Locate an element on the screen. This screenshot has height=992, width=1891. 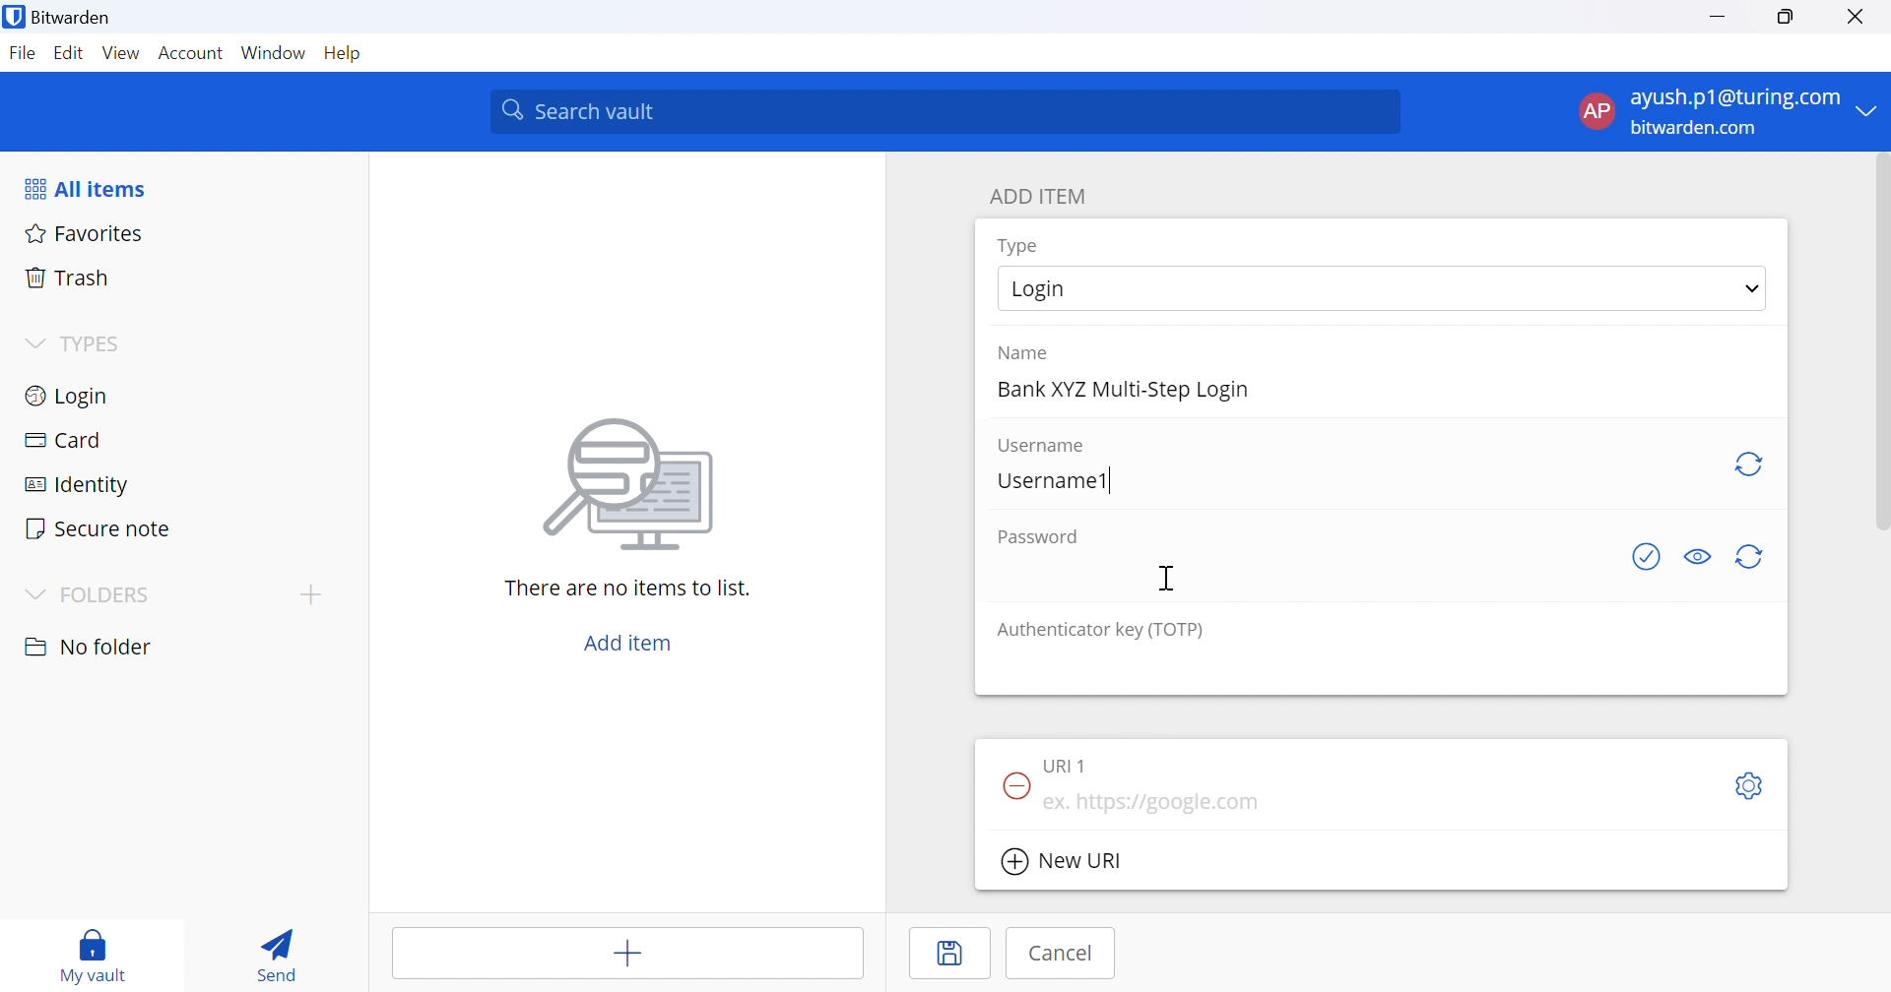
bitwarden.com is located at coordinates (1694, 127).